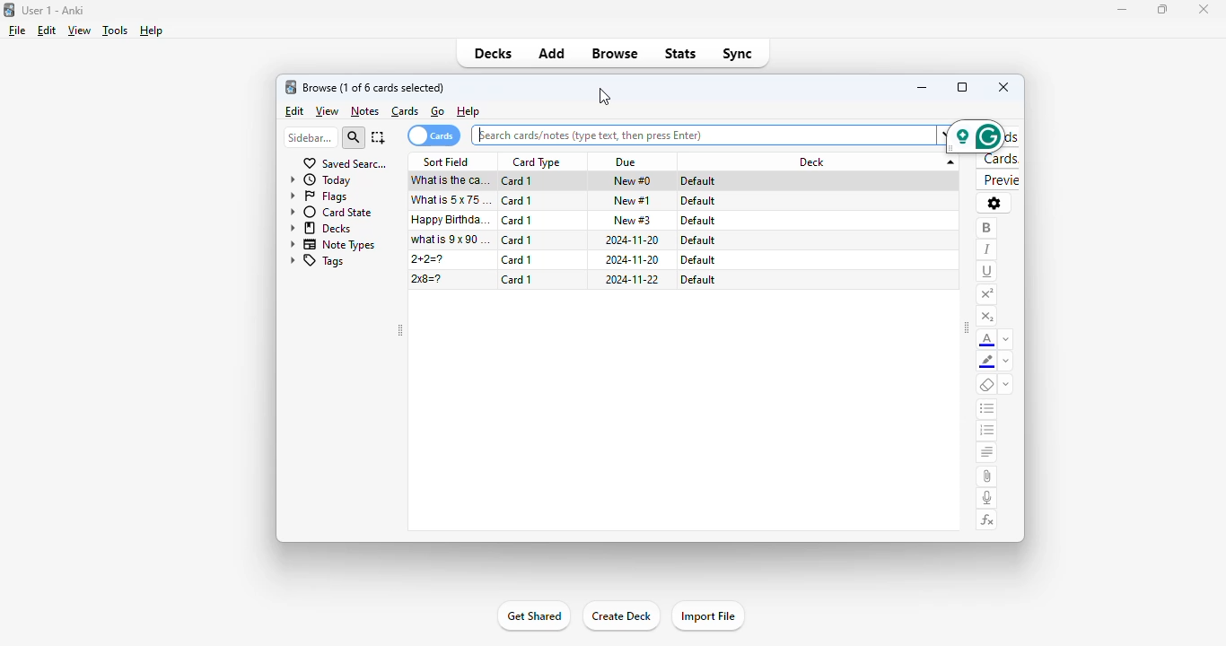 This screenshot has width=1226, height=646. What do you see at coordinates (621, 615) in the screenshot?
I see `create deck` at bounding box center [621, 615].